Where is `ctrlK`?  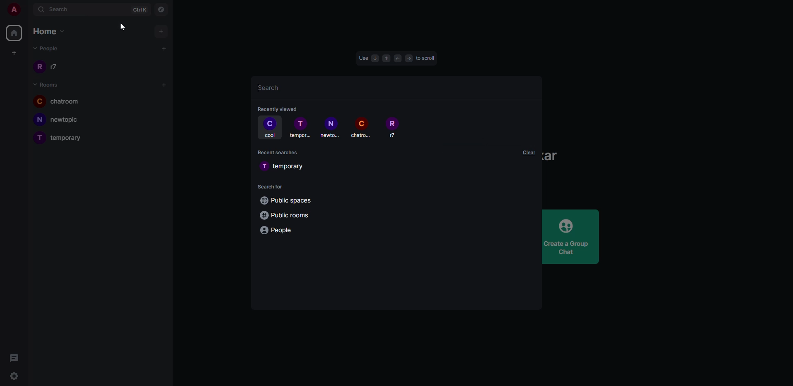 ctrlK is located at coordinates (139, 9).